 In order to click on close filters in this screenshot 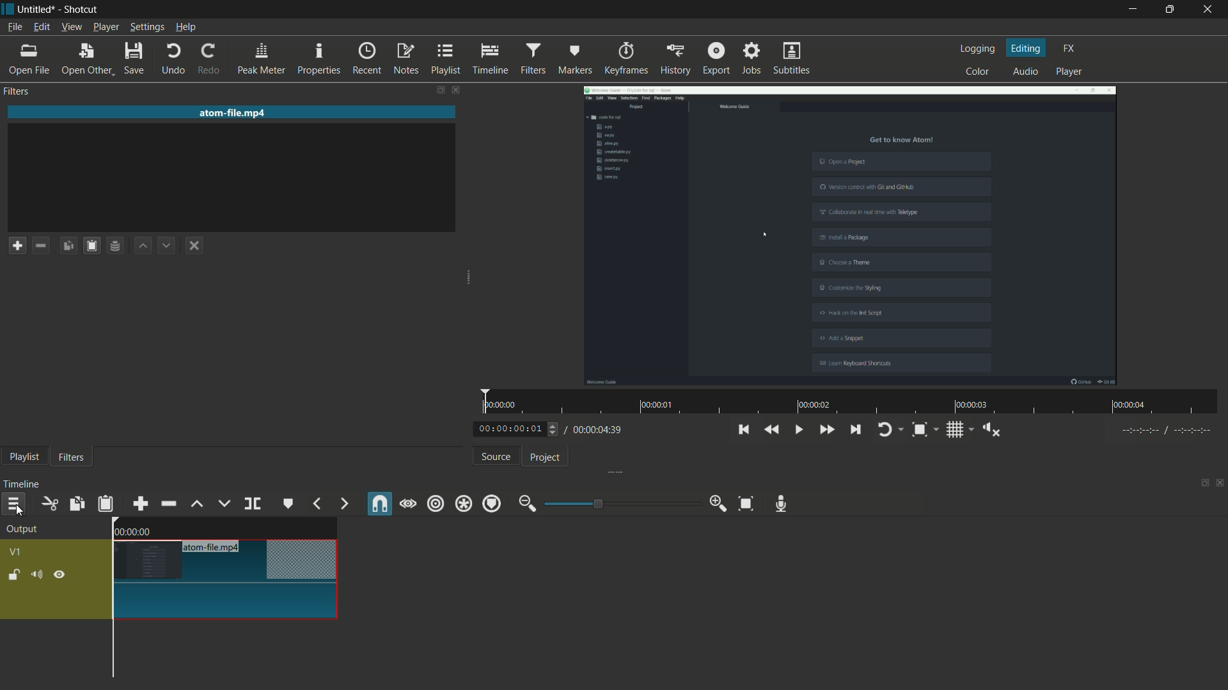, I will do `click(458, 89)`.